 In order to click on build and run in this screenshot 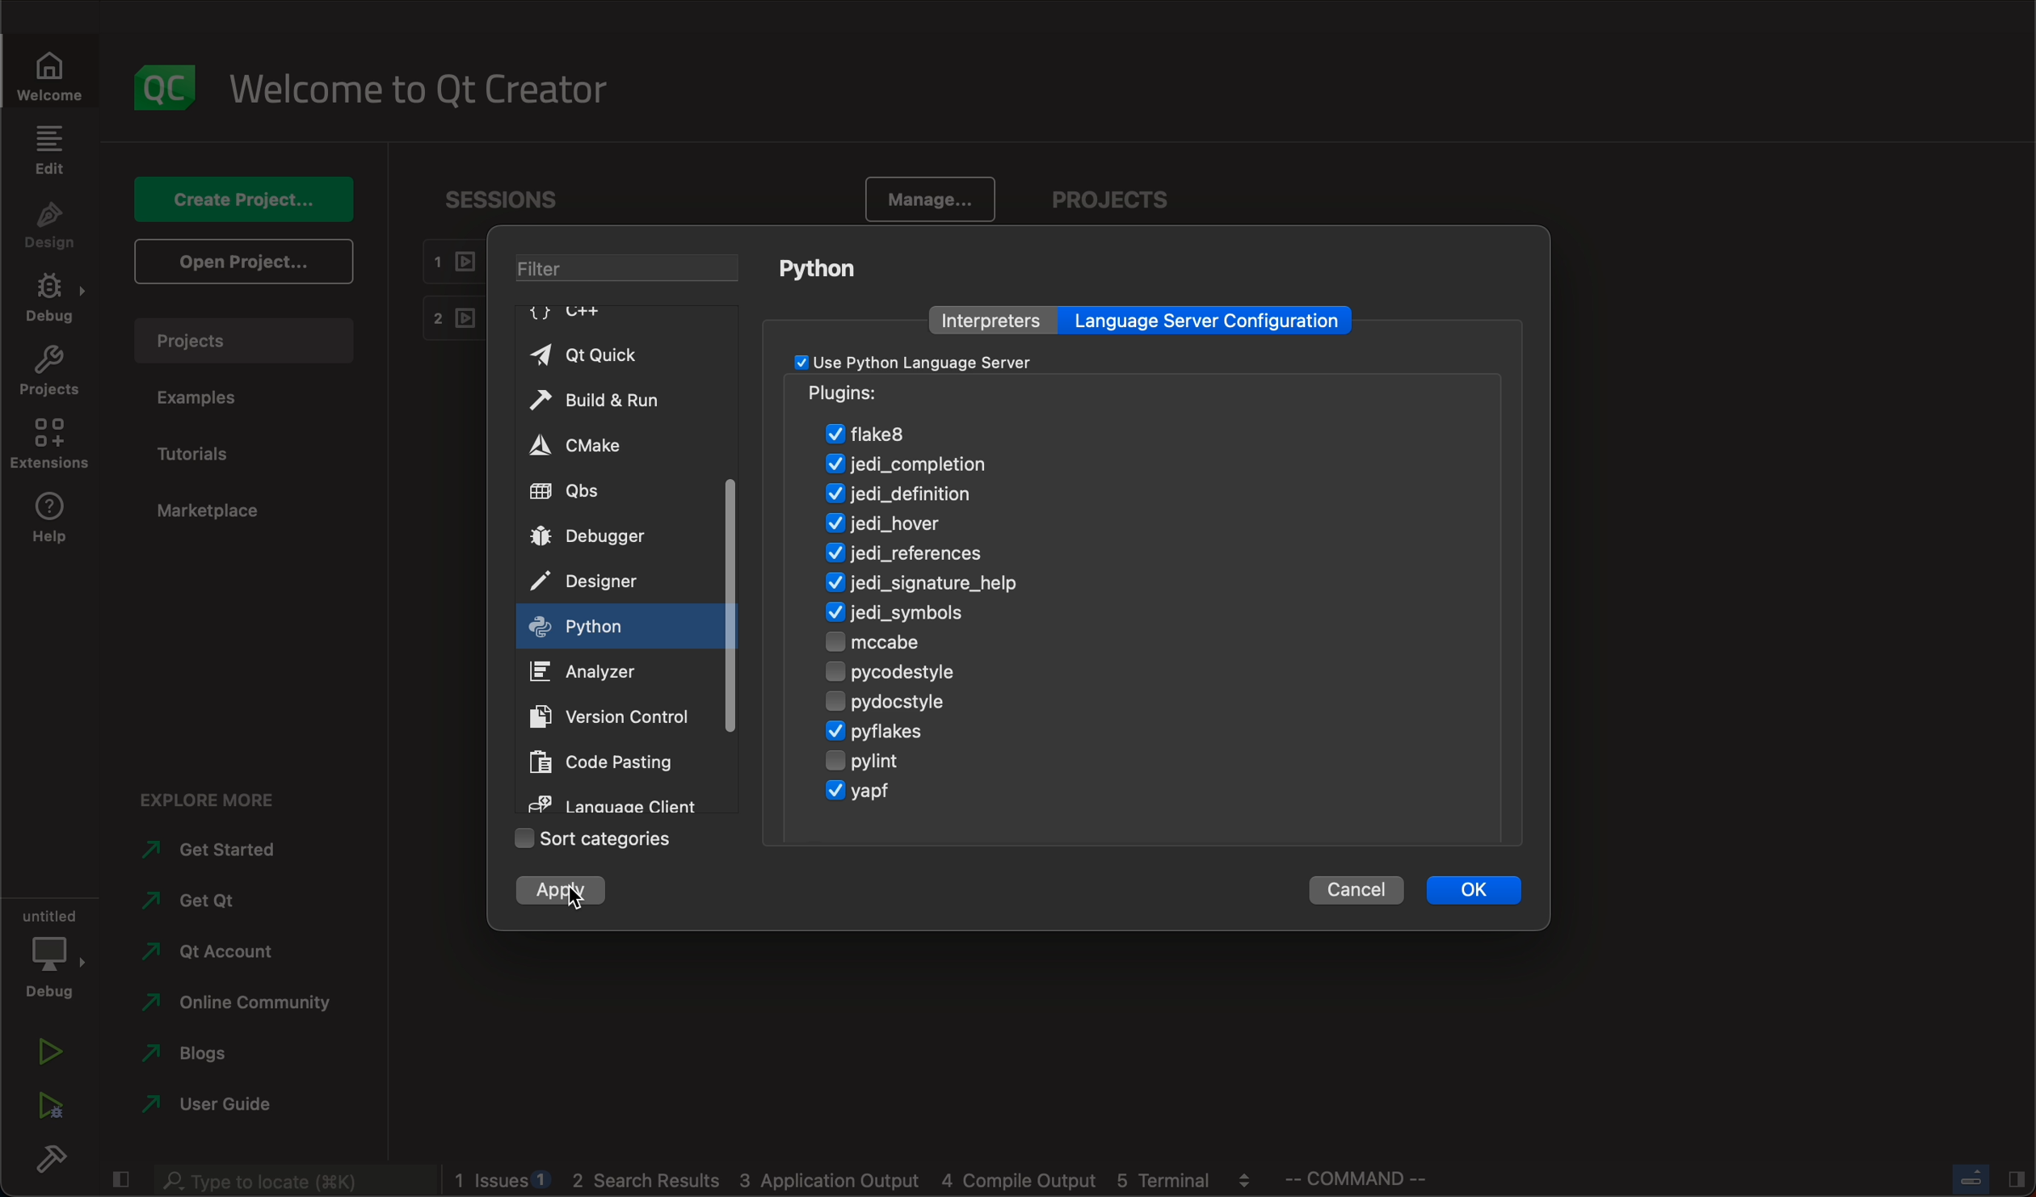, I will do `click(605, 397)`.